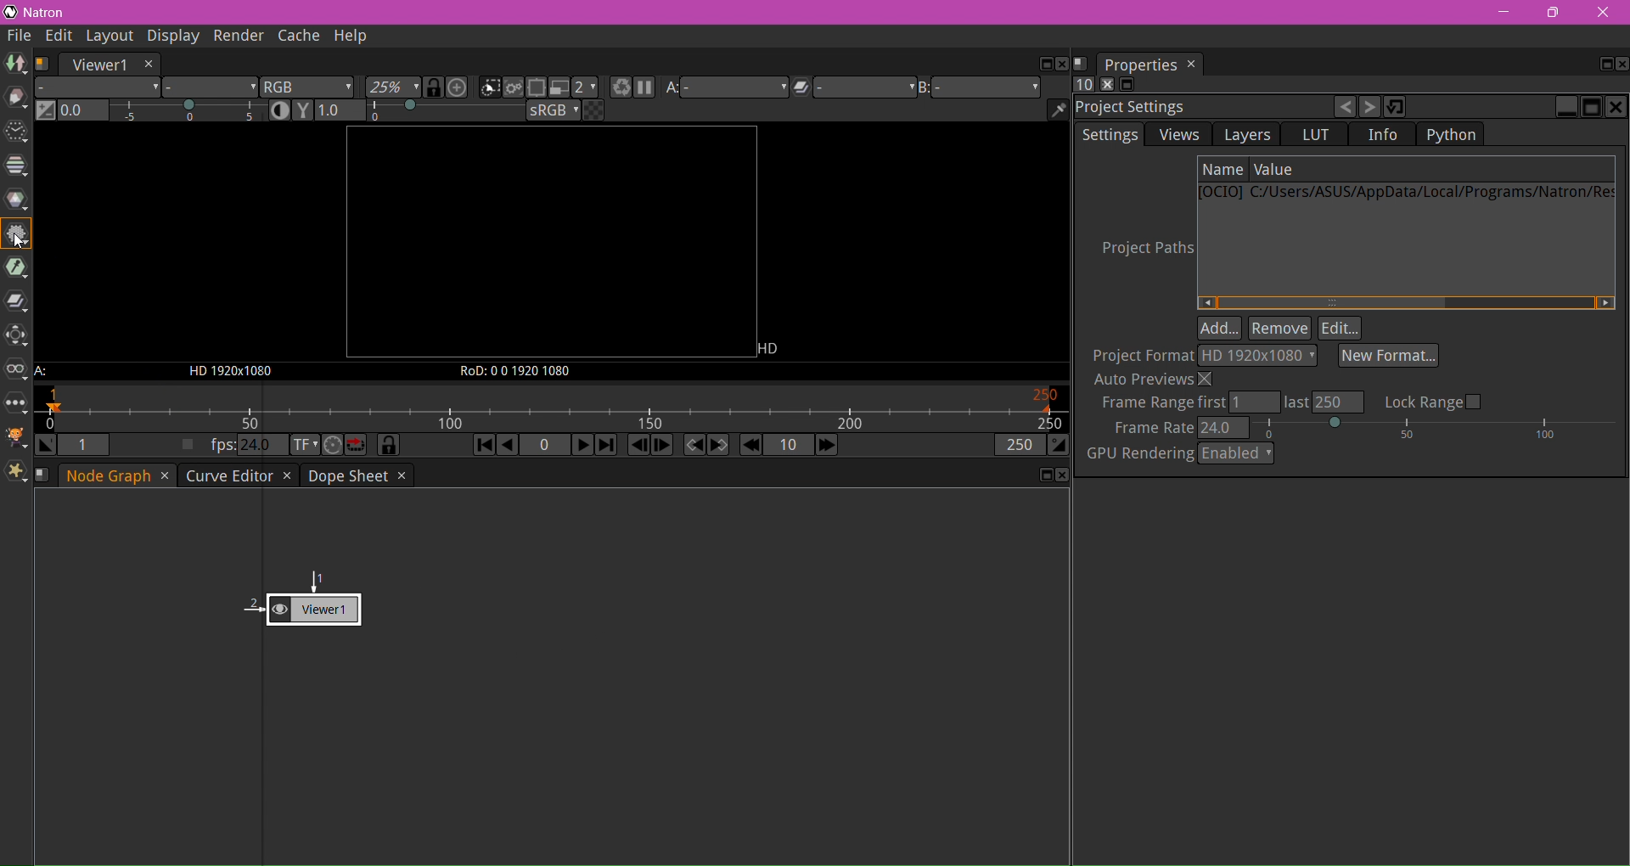  I want to click on Last farme, so click(605, 446).